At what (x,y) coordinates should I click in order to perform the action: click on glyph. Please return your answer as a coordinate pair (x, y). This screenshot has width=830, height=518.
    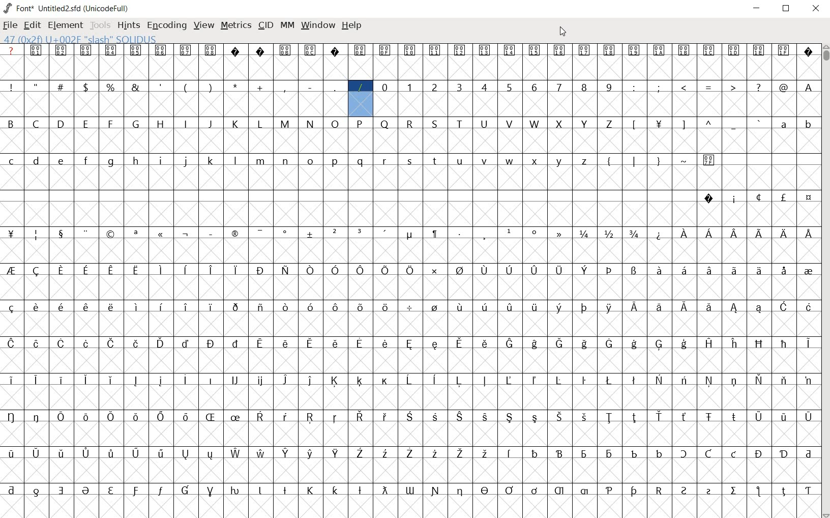
    Looking at the image, I should click on (285, 417).